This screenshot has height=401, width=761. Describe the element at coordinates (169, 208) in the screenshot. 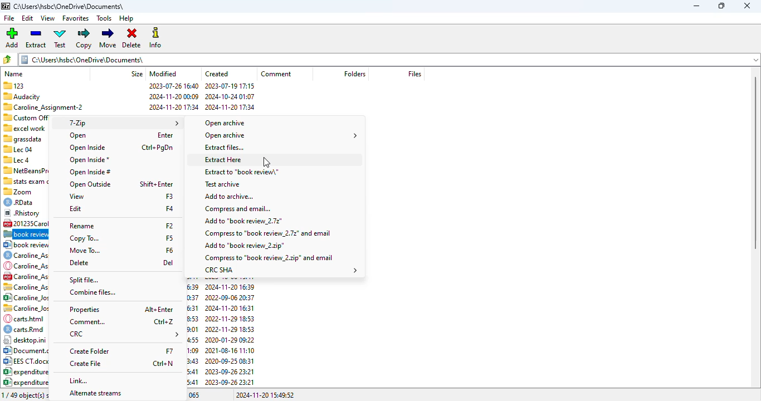

I see `shortcut for edit` at that location.